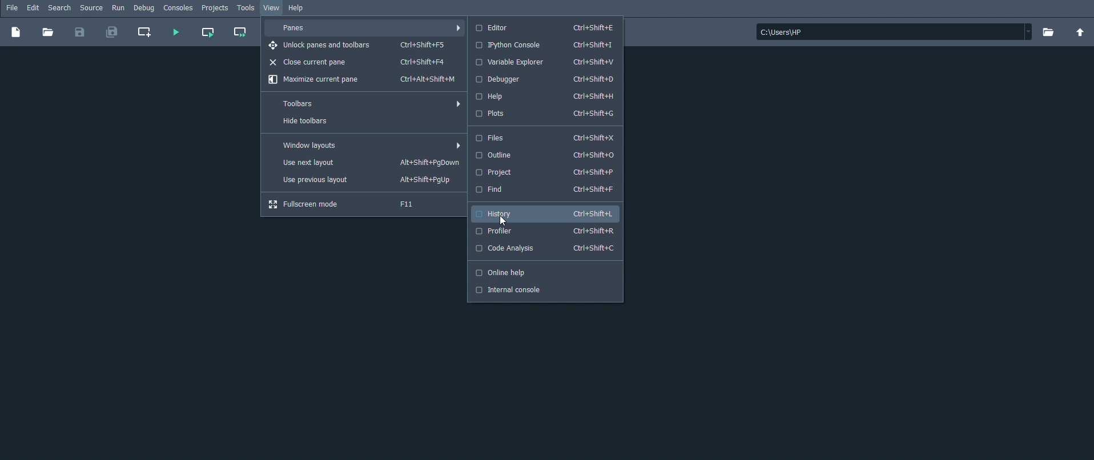 The width and height of the screenshot is (1094, 460). What do you see at coordinates (366, 46) in the screenshot?
I see `Unlock panes and toolbars` at bounding box center [366, 46].